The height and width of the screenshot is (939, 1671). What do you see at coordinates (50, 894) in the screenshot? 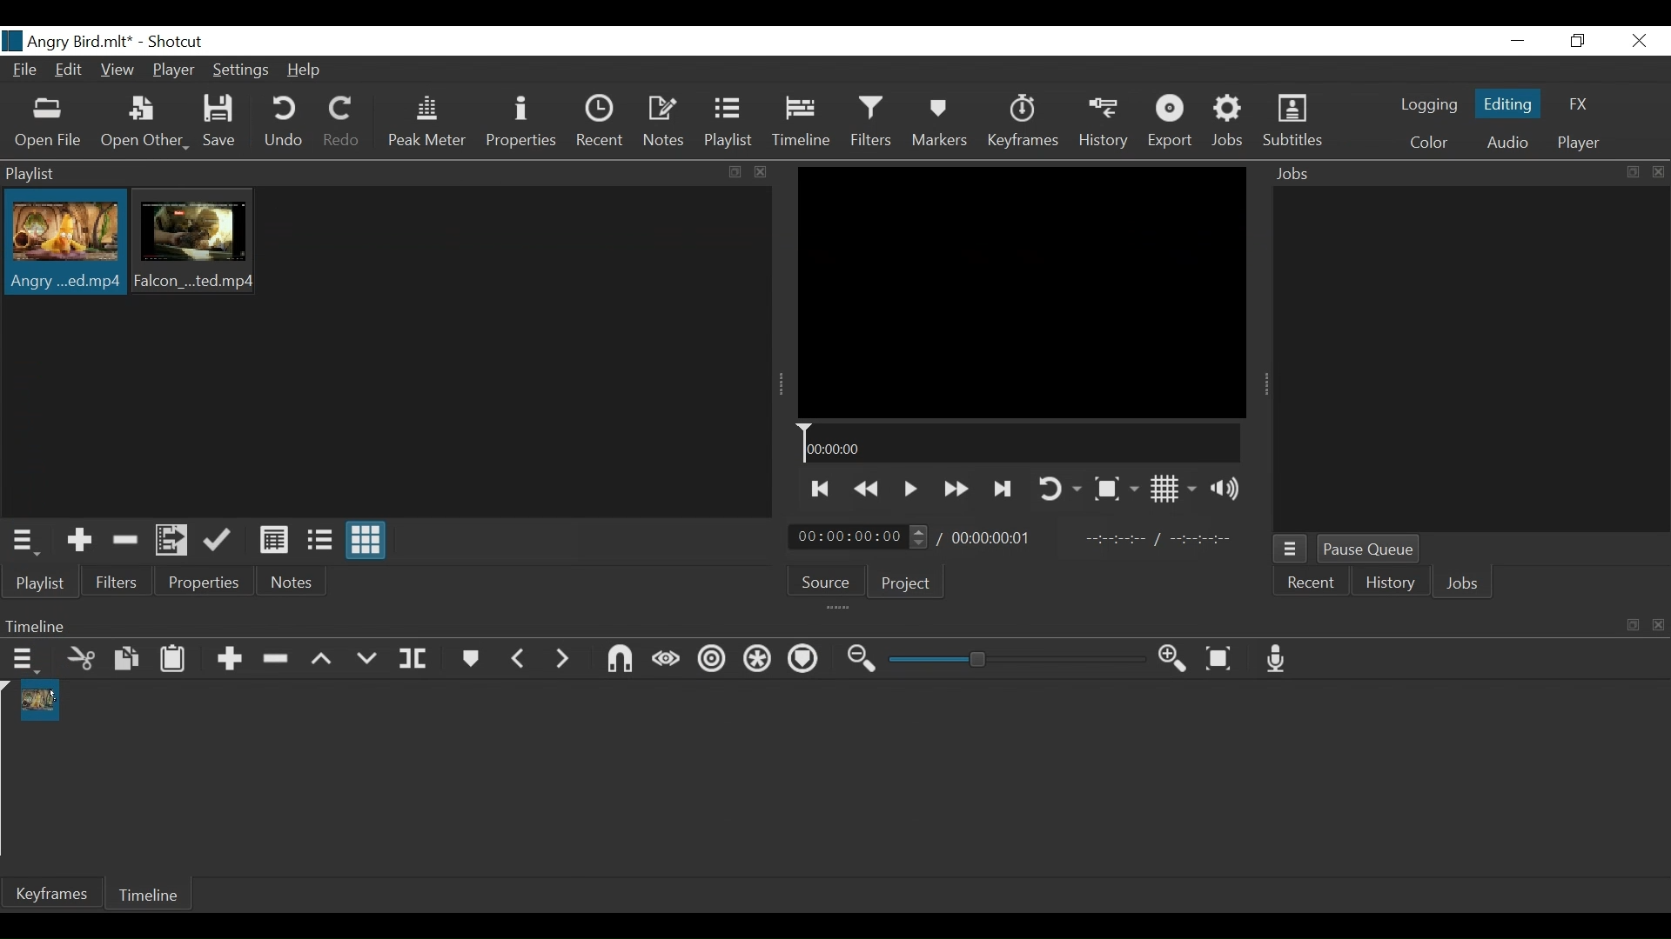
I see `Keyframe` at bounding box center [50, 894].